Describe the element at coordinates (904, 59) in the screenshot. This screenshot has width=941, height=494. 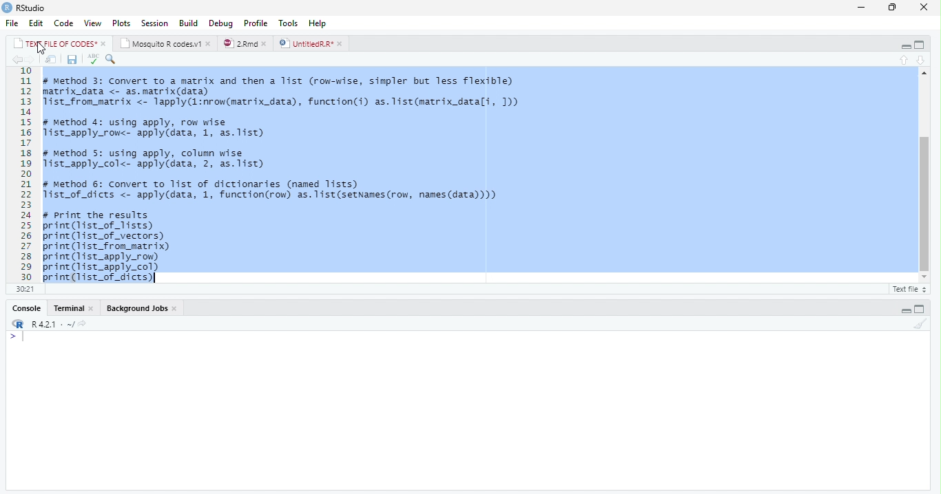
I see `Previous section` at that location.